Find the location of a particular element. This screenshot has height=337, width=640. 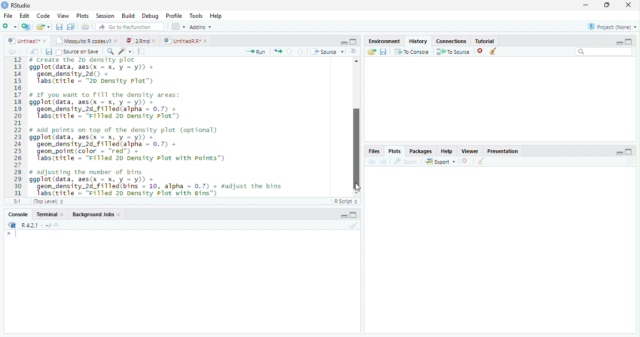

show in window is located at coordinates (35, 52).